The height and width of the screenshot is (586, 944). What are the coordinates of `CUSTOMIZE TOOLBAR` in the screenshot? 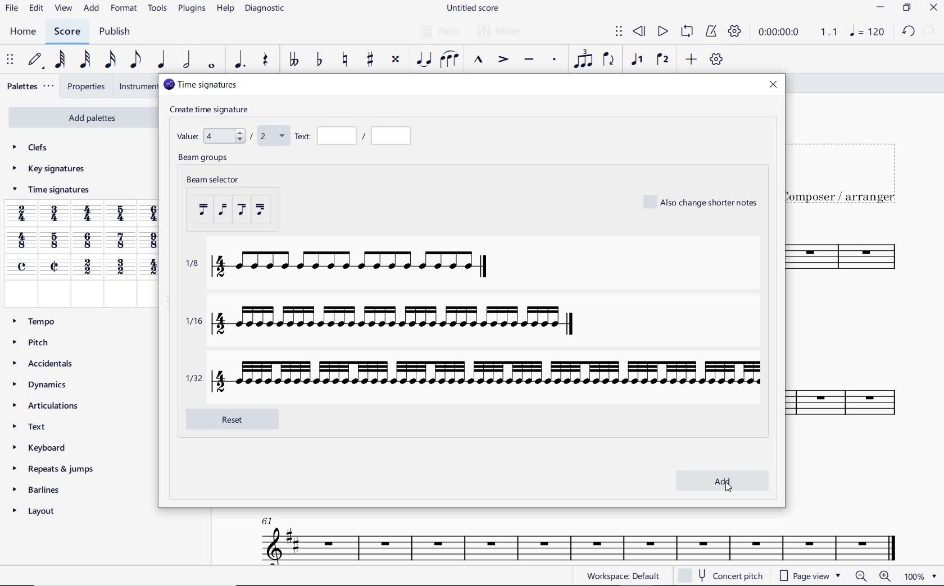 It's located at (715, 59).